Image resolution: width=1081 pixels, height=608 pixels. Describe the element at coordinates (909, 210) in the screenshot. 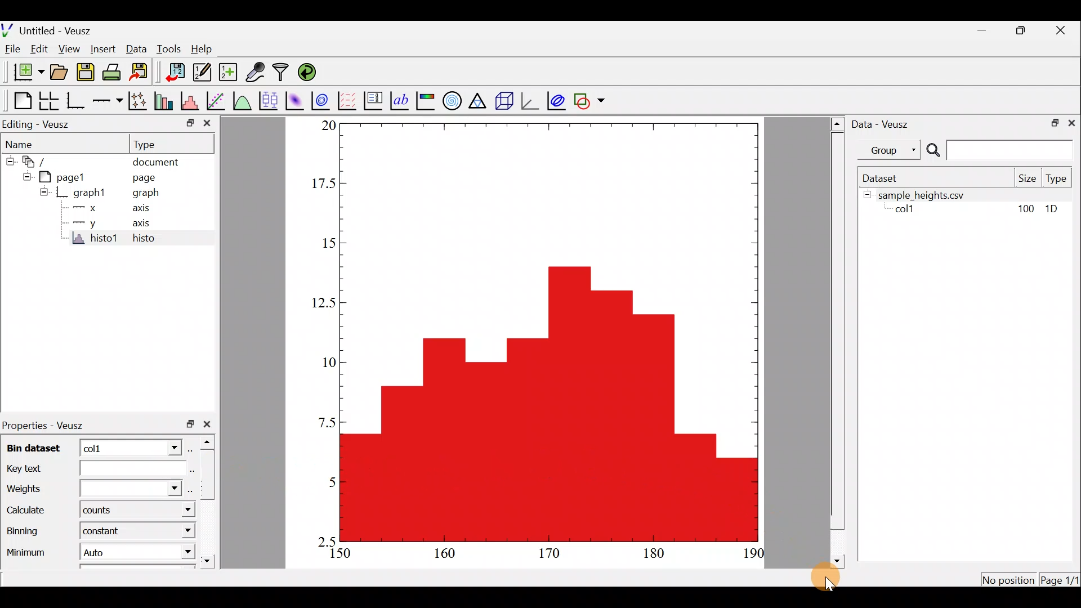

I see `coll` at that location.